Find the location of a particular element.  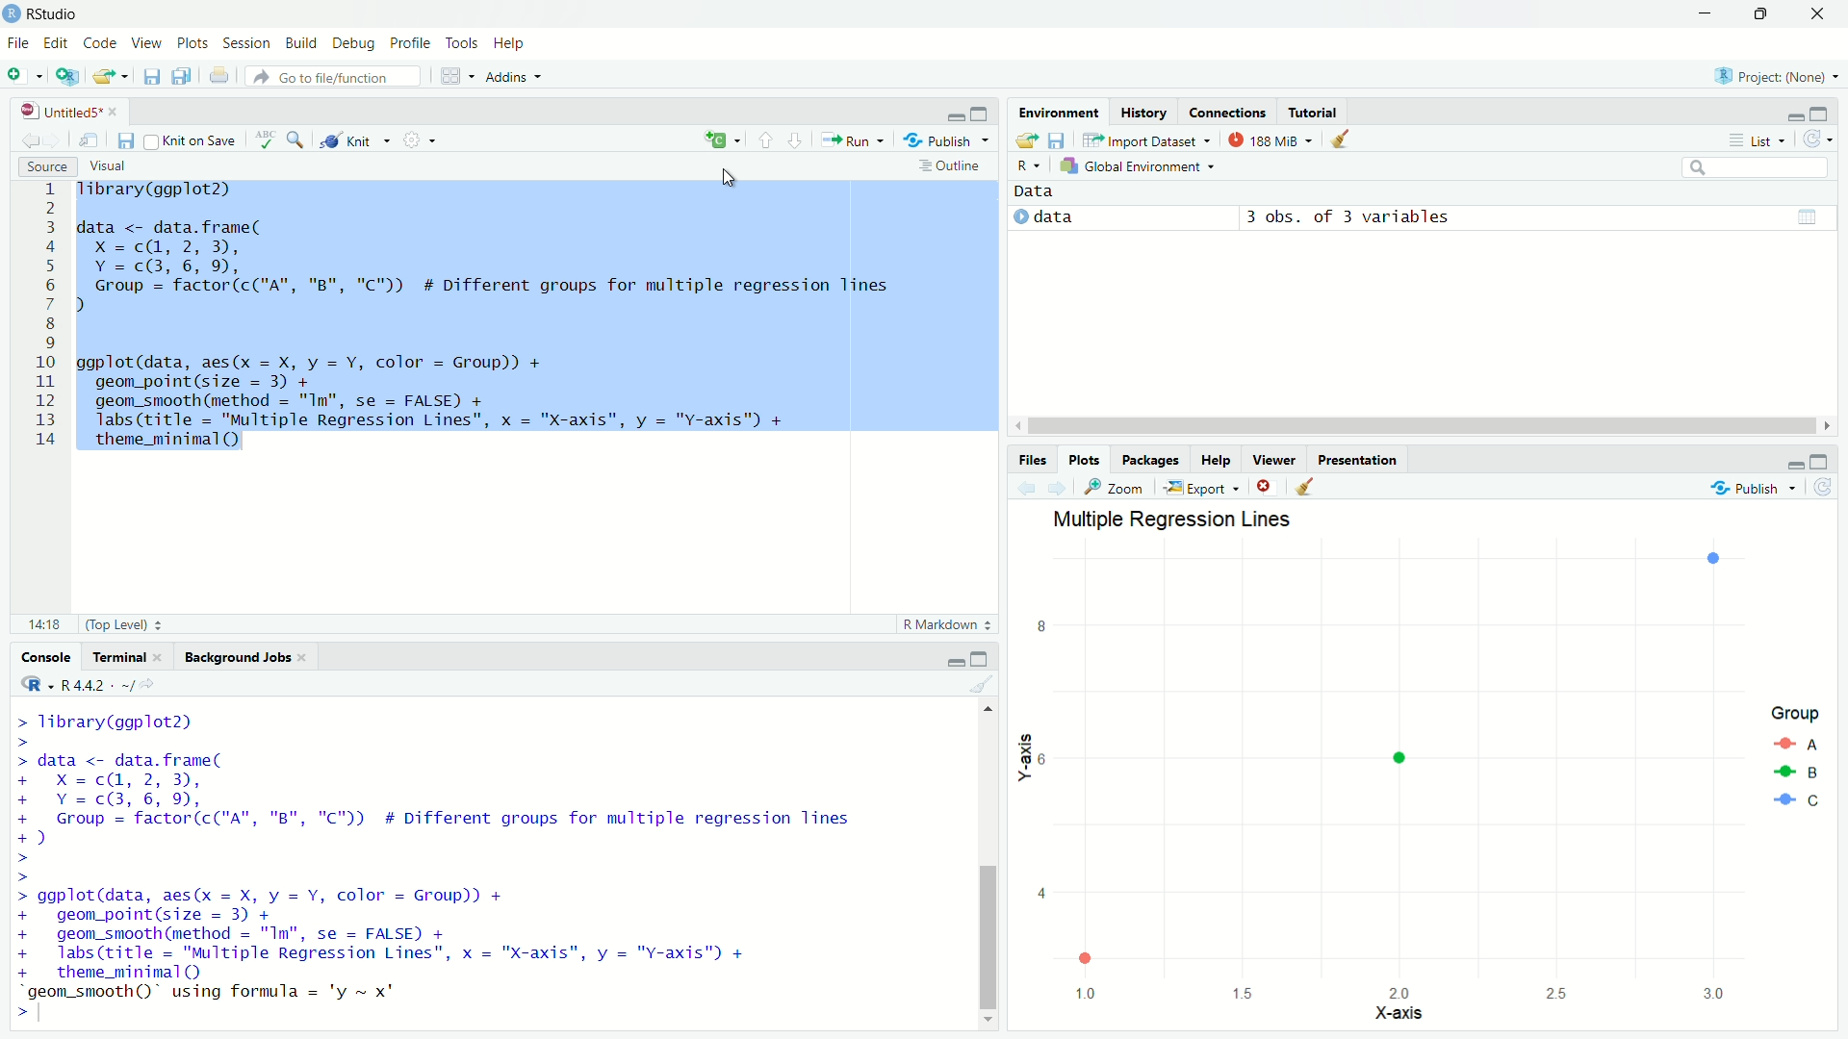

cursor is located at coordinates (732, 180).